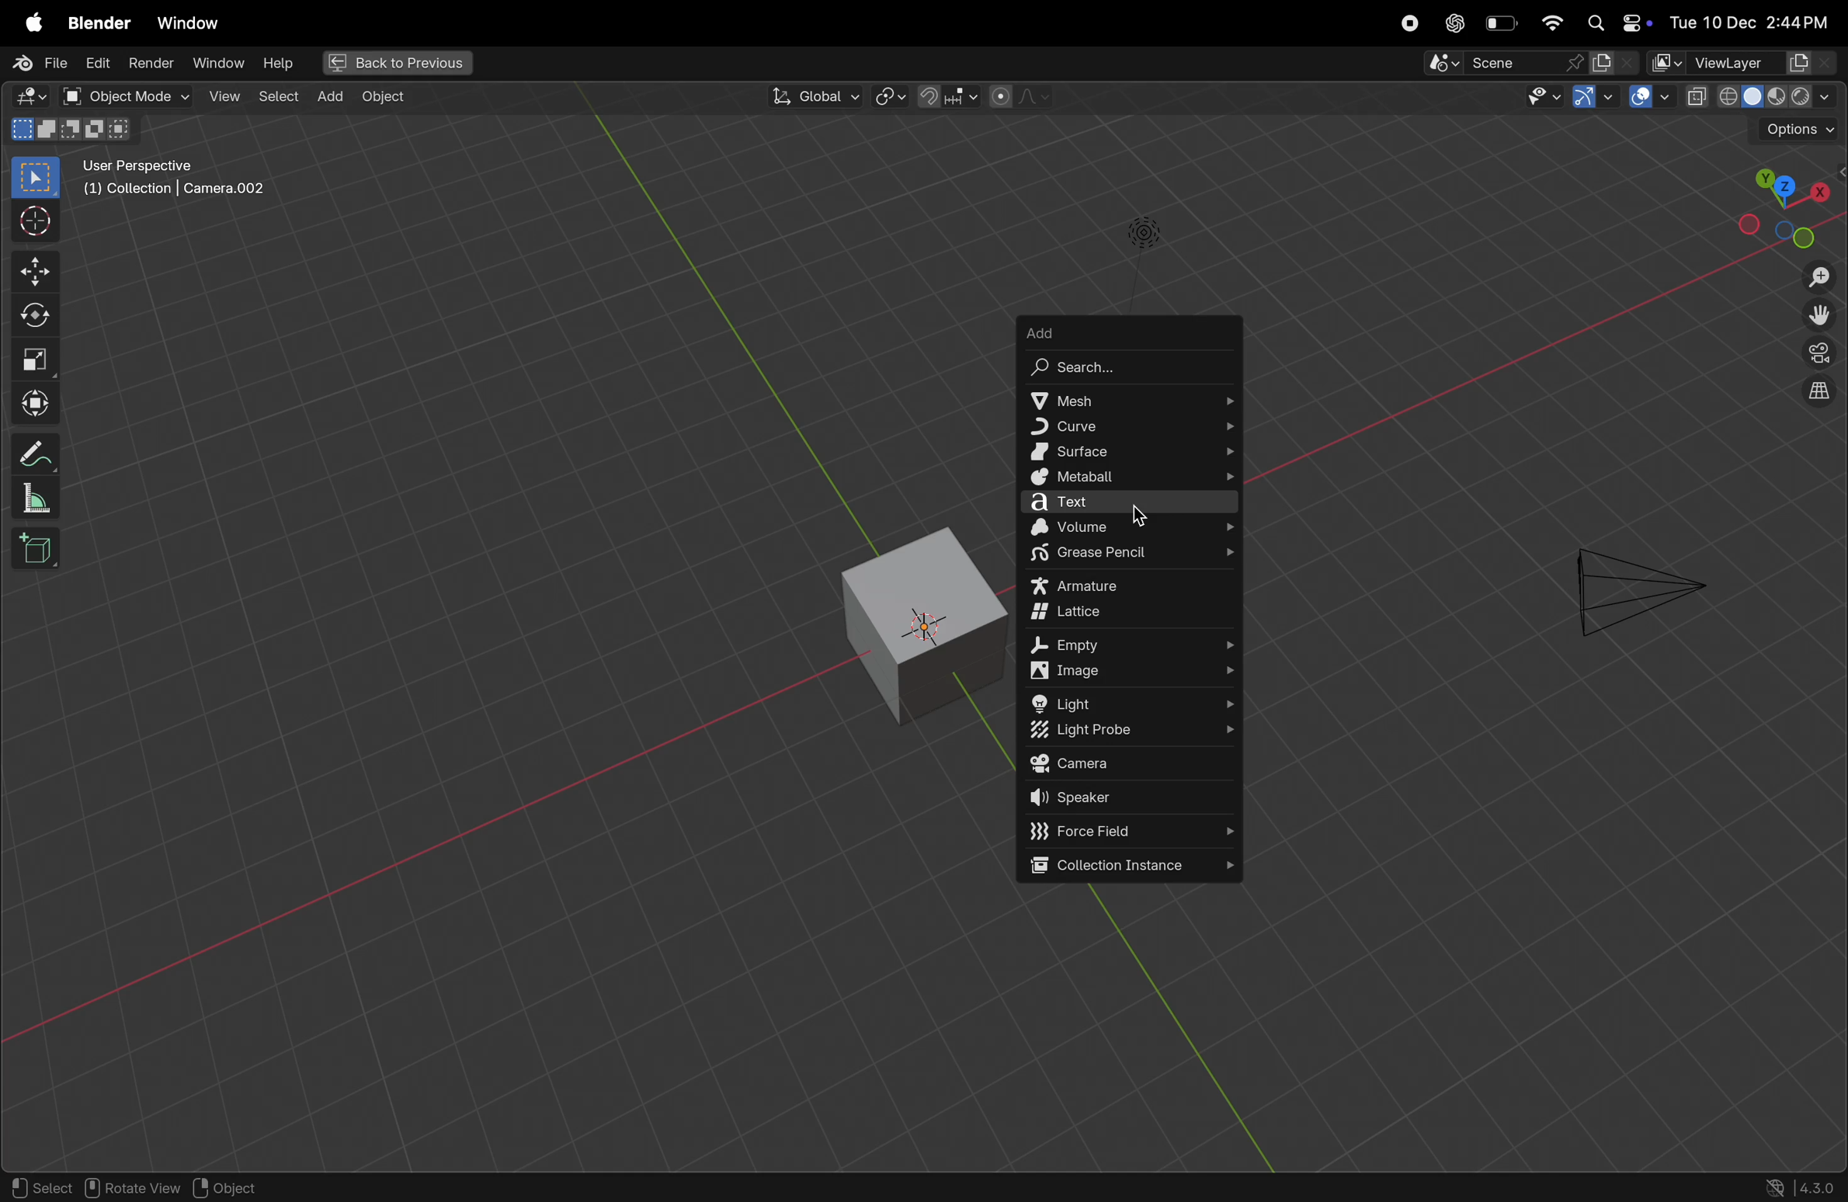  Describe the element at coordinates (1141, 234) in the screenshot. I see `Lights` at that location.